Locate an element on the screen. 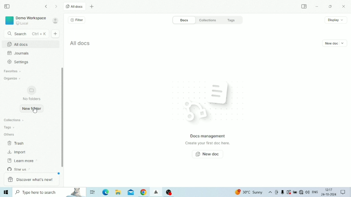 This screenshot has height=197, width=351. Time is located at coordinates (329, 189).